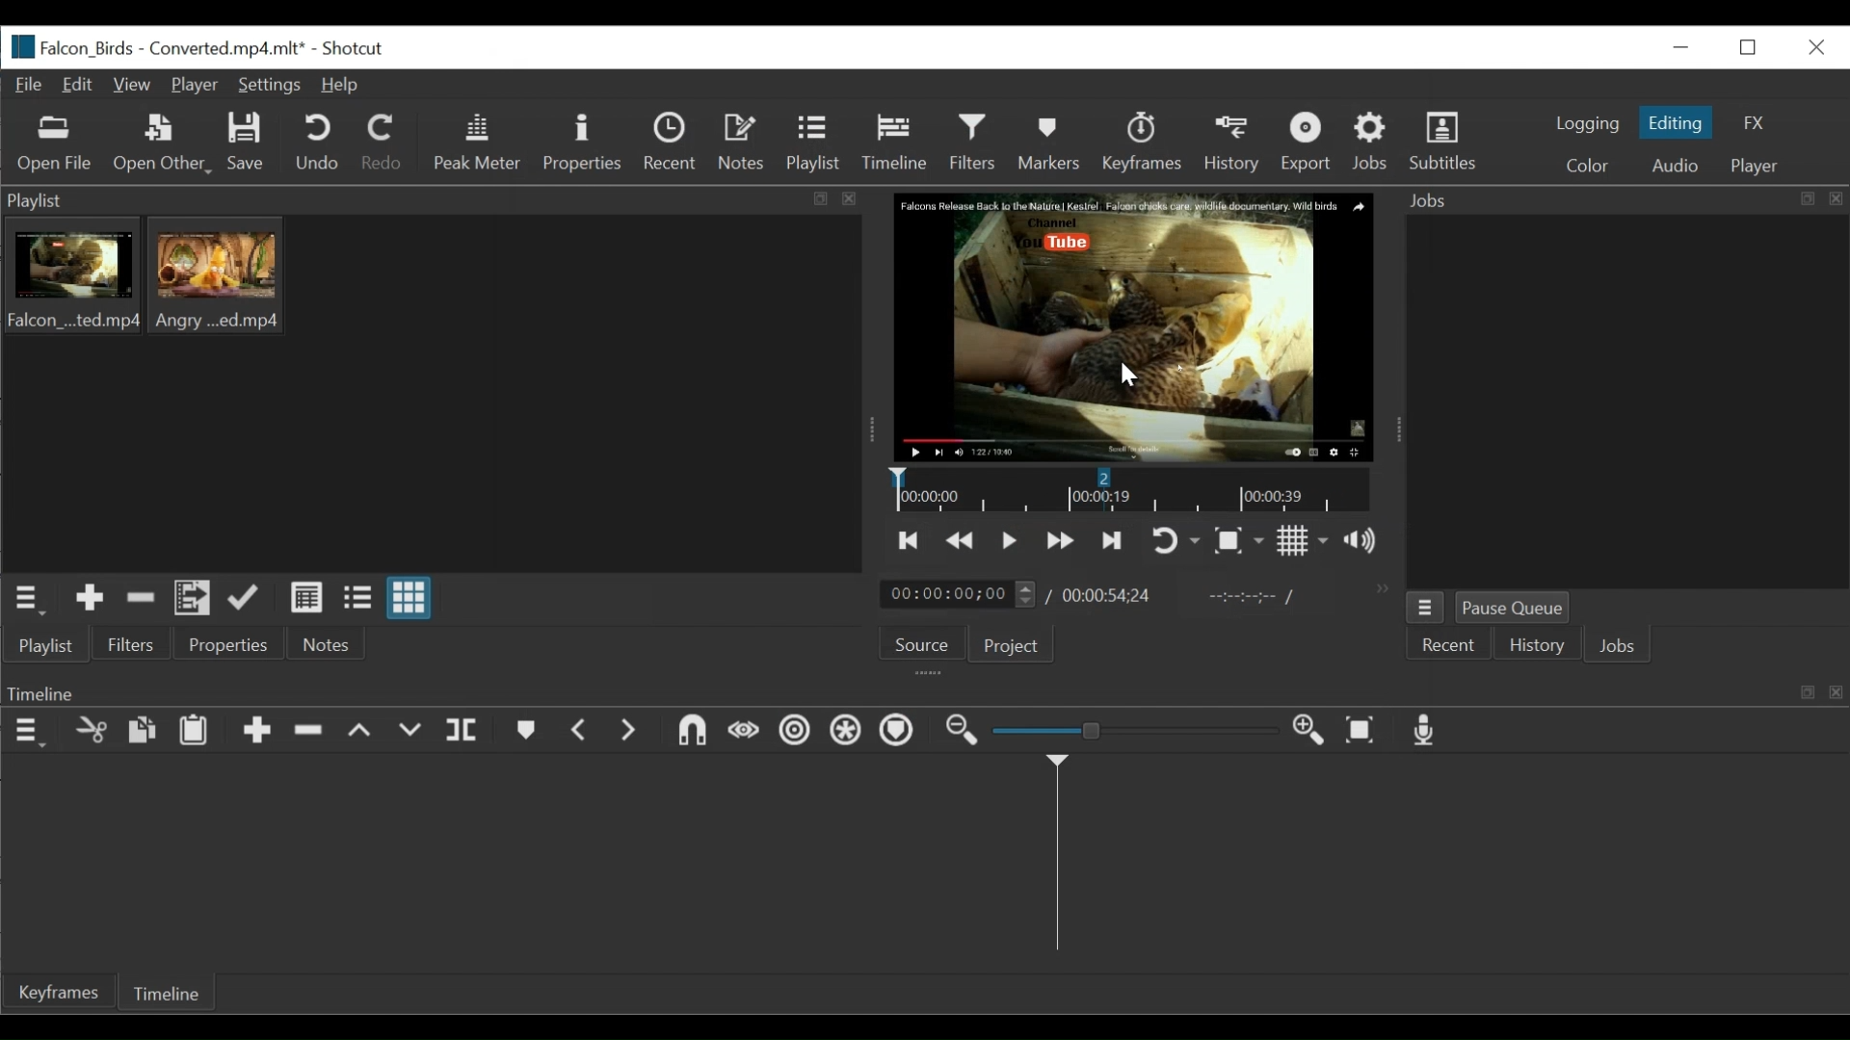 This screenshot has height=1040, width=1850. What do you see at coordinates (1585, 125) in the screenshot?
I see `logging` at bounding box center [1585, 125].